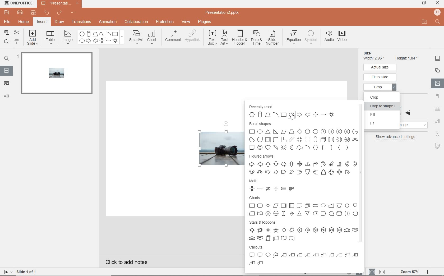 This screenshot has height=276, width=444. I want to click on draw, so click(60, 22).